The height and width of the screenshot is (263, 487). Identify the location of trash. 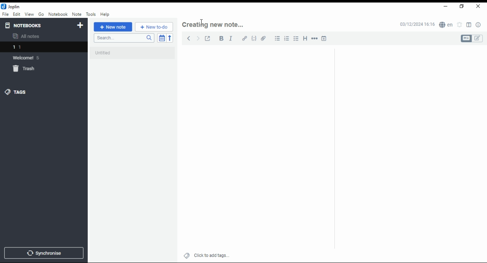
(28, 70).